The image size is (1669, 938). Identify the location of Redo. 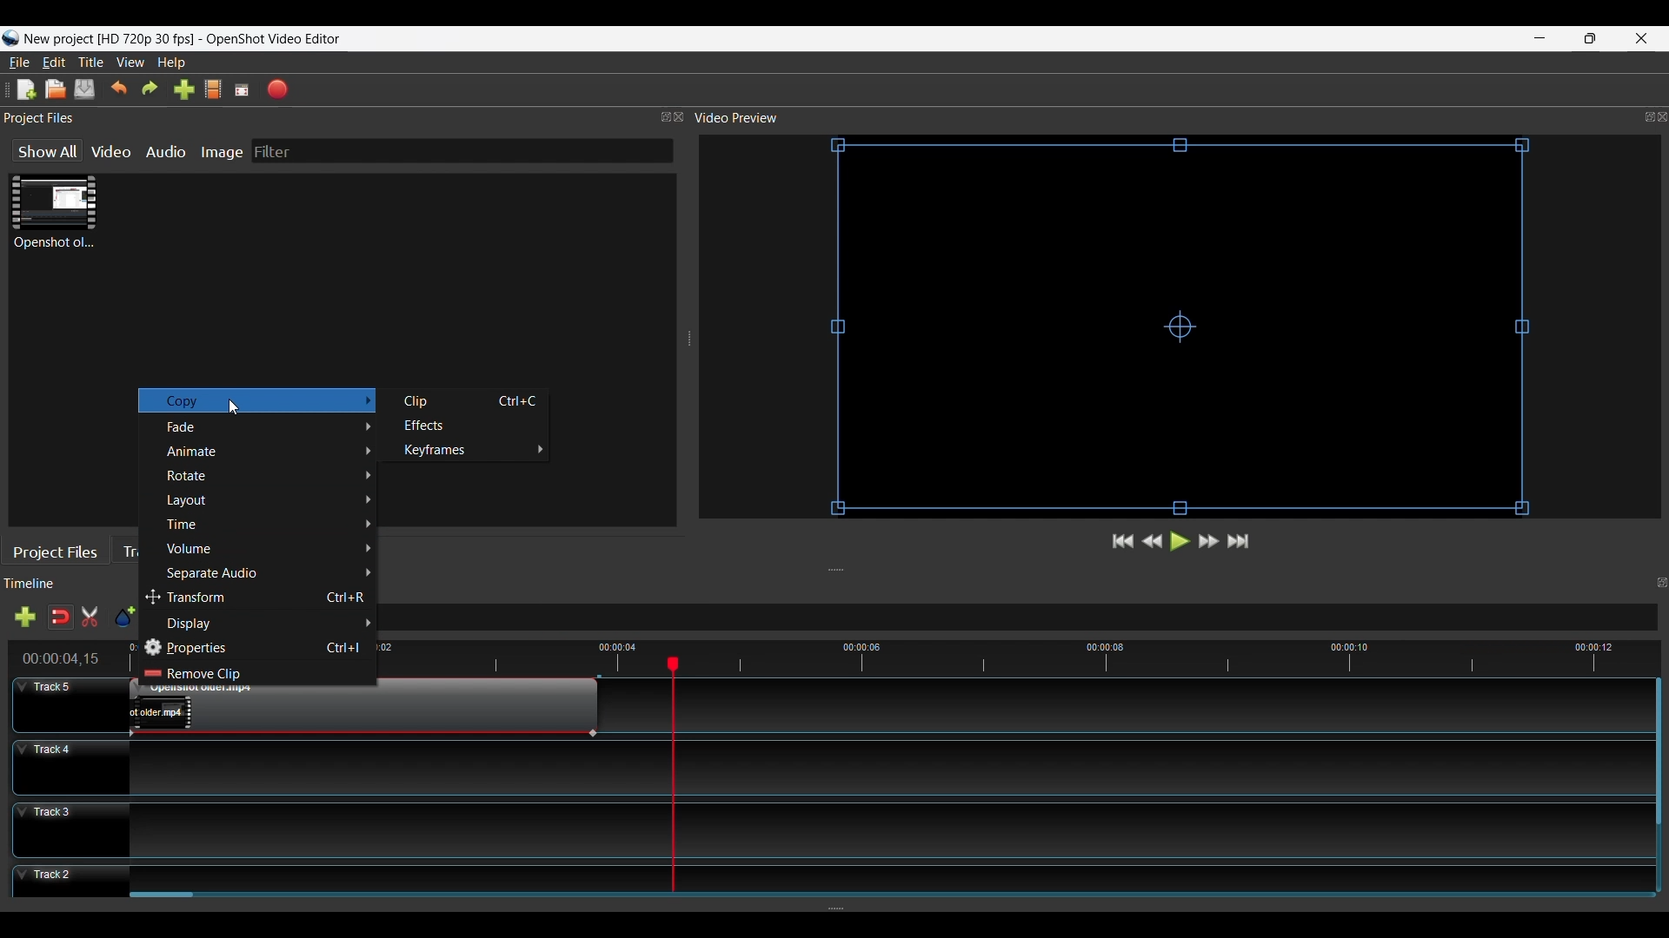
(150, 89).